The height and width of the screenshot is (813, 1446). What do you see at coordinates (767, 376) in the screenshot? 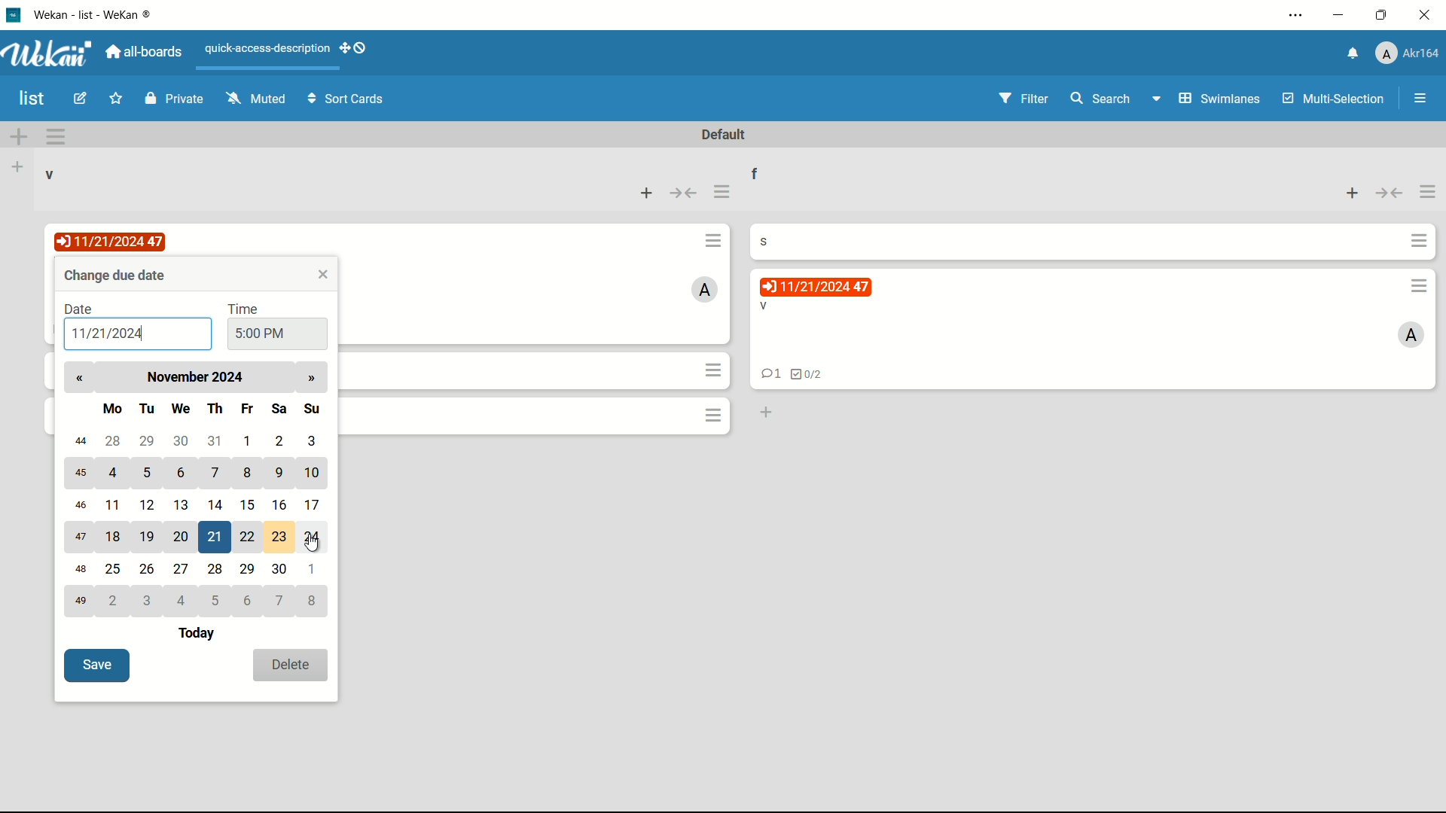
I see `comment` at bounding box center [767, 376].